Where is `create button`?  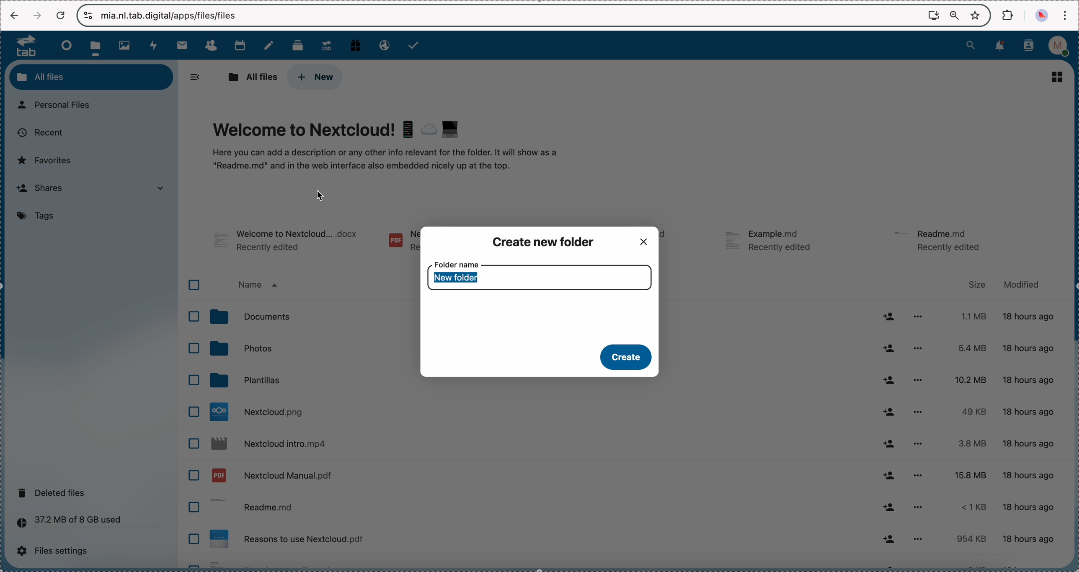 create button is located at coordinates (624, 357).